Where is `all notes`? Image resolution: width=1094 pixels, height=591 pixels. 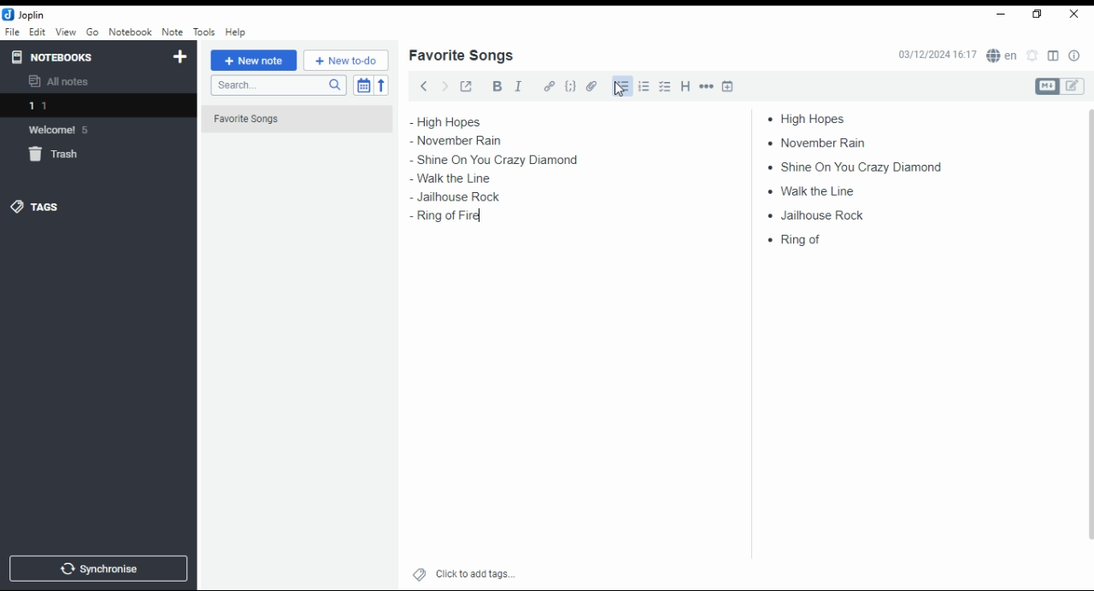 all notes is located at coordinates (63, 82).